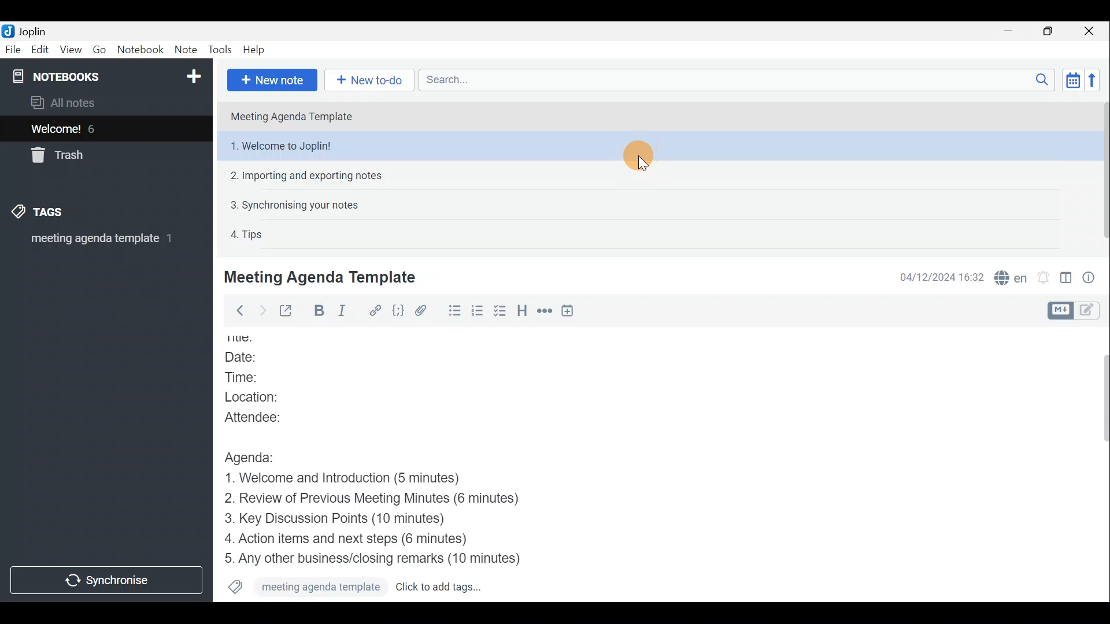  I want to click on Meeting Agenda Template, so click(322, 277).